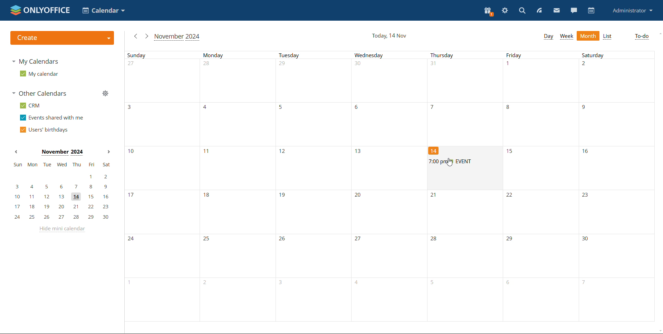 This screenshot has width=663, height=334. Describe the element at coordinates (208, 153) in the screenshot. I see `number` at that location.